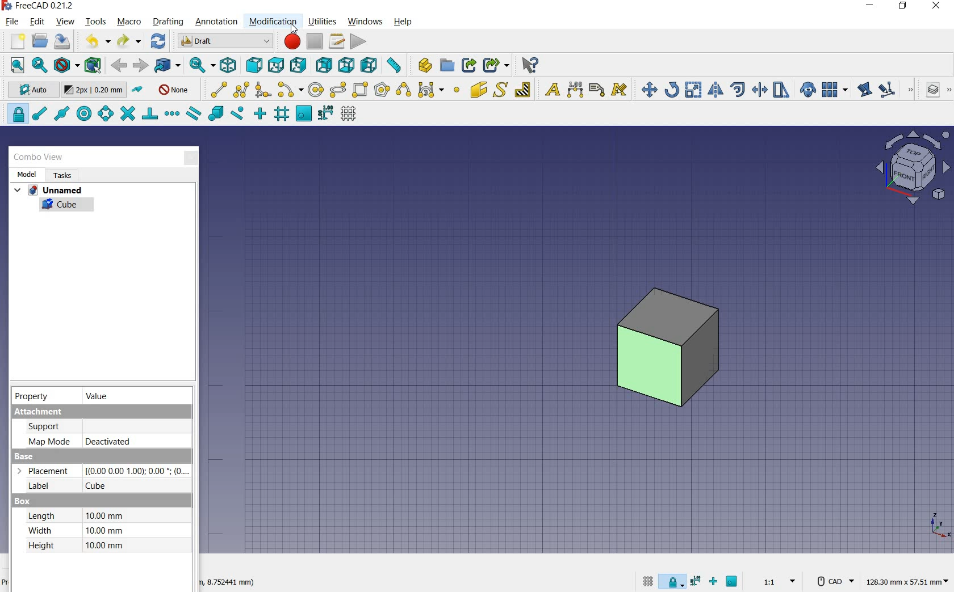 This screenshot has width=954, height=592. What do you see at coordinates (550, 89) in the screenshot?
I see `text` at bounding box center [550, 89].